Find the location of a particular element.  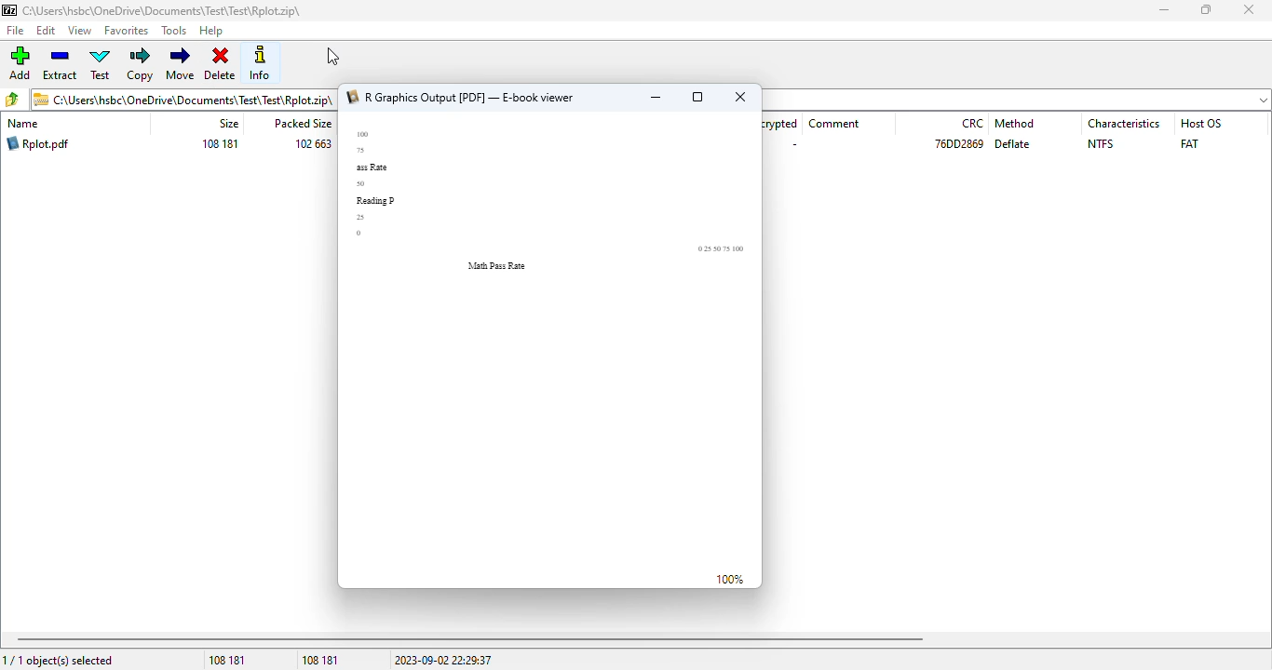

2023-09-02 22:29:37 is located at coordinates (443, 660).